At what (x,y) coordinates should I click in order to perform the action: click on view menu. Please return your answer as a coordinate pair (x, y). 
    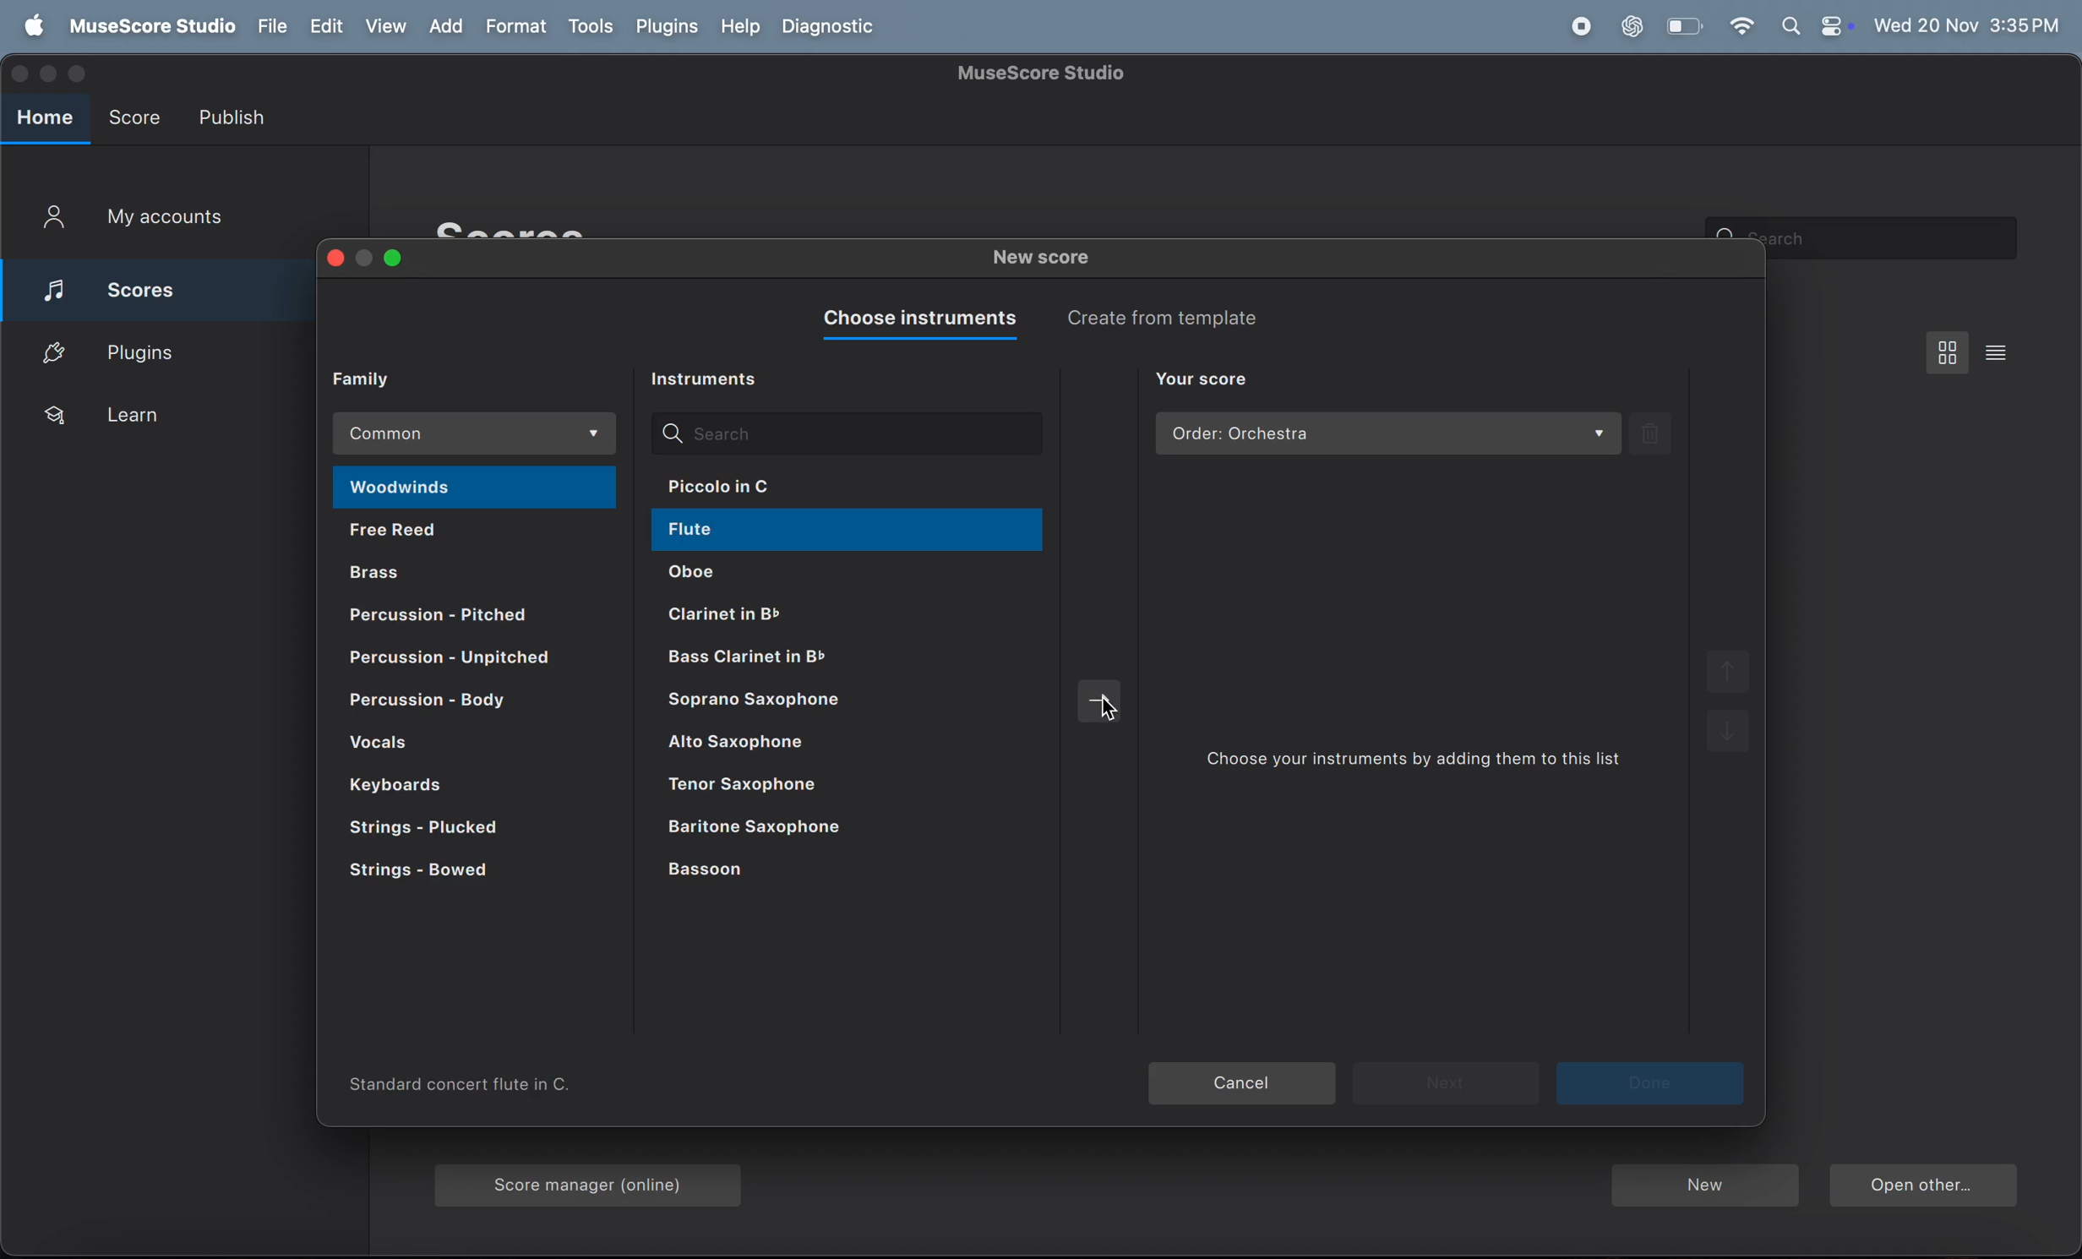
    Looking at the image, I should click on (1948, 352).